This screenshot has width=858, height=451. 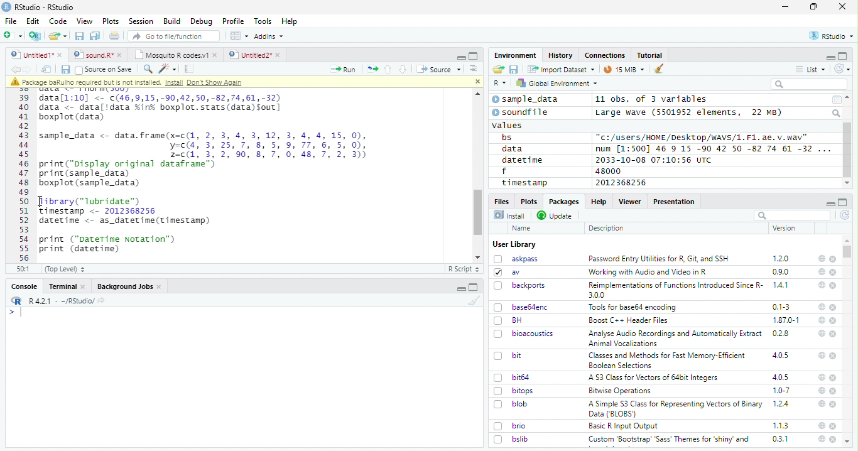 I want to click on 4.0.5, so click(x=781, y=377).